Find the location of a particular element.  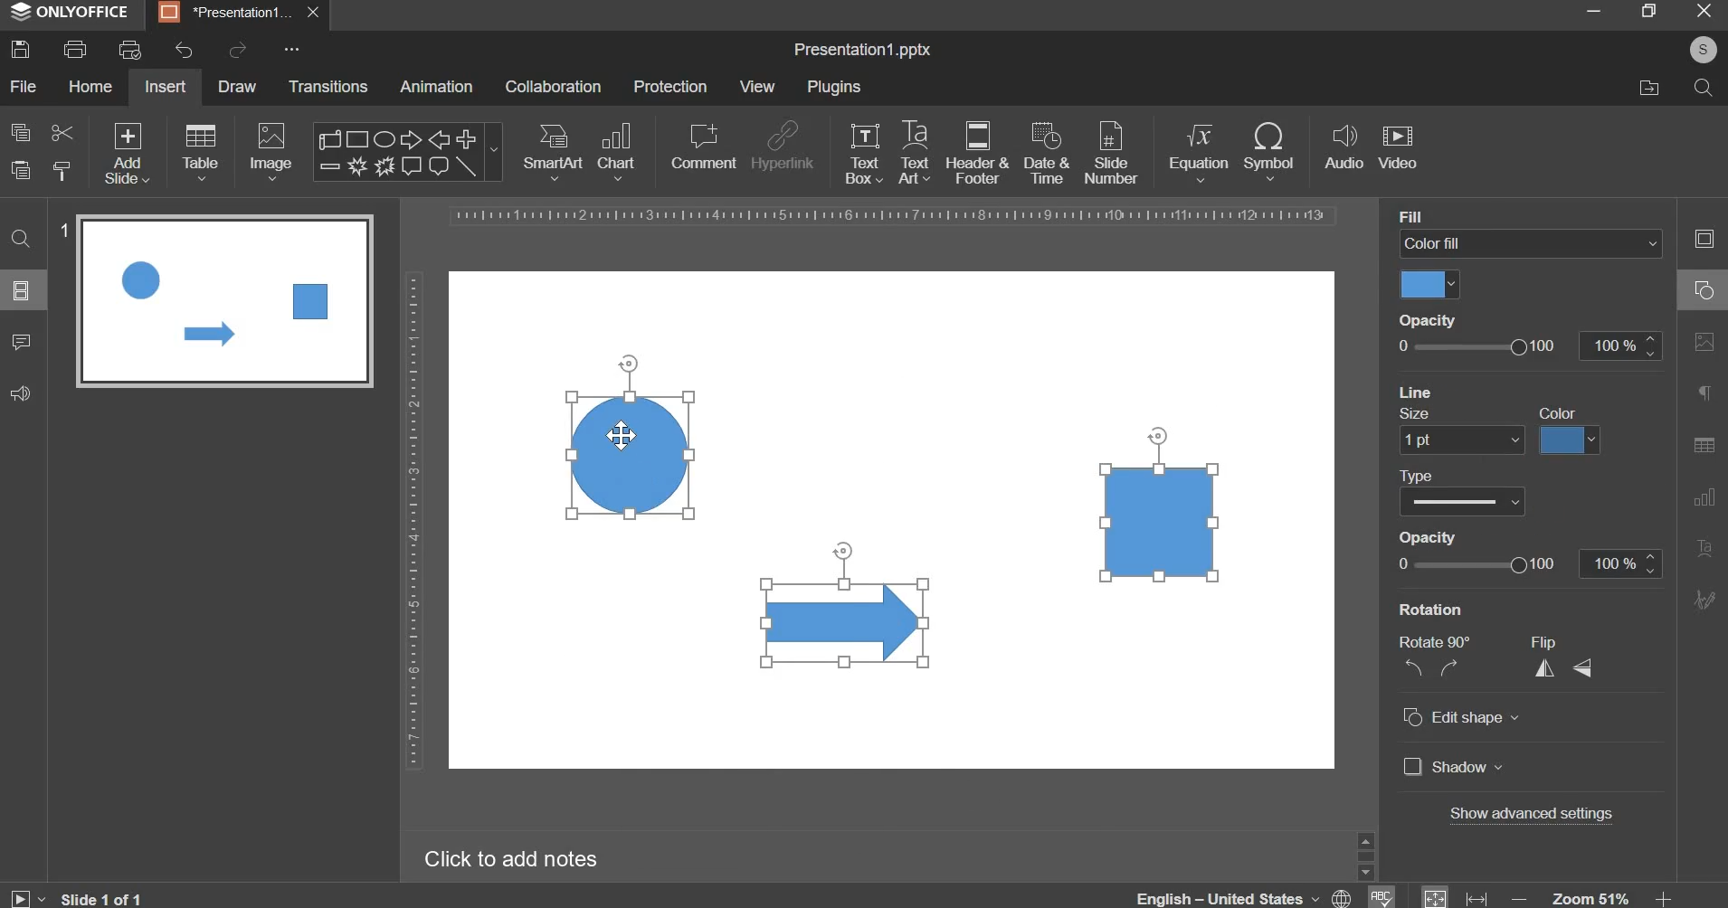

table is located at coordinates (201, 151).